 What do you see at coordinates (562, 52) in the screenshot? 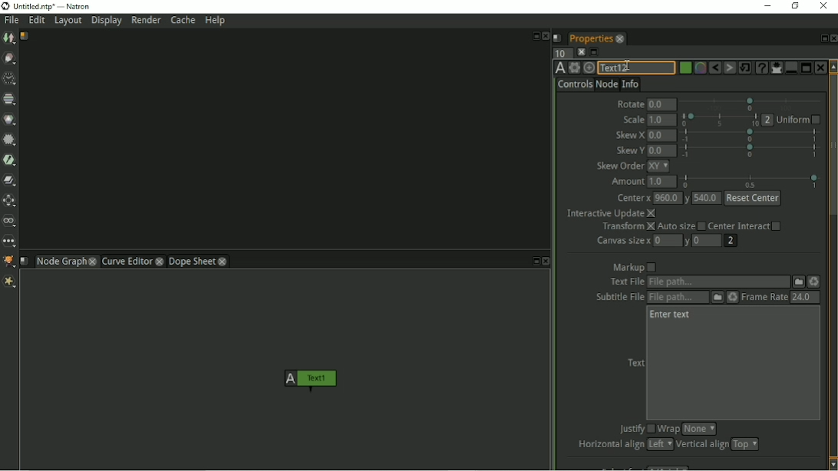
I see `Maximum number of panels` at bounding box center [562, 52].